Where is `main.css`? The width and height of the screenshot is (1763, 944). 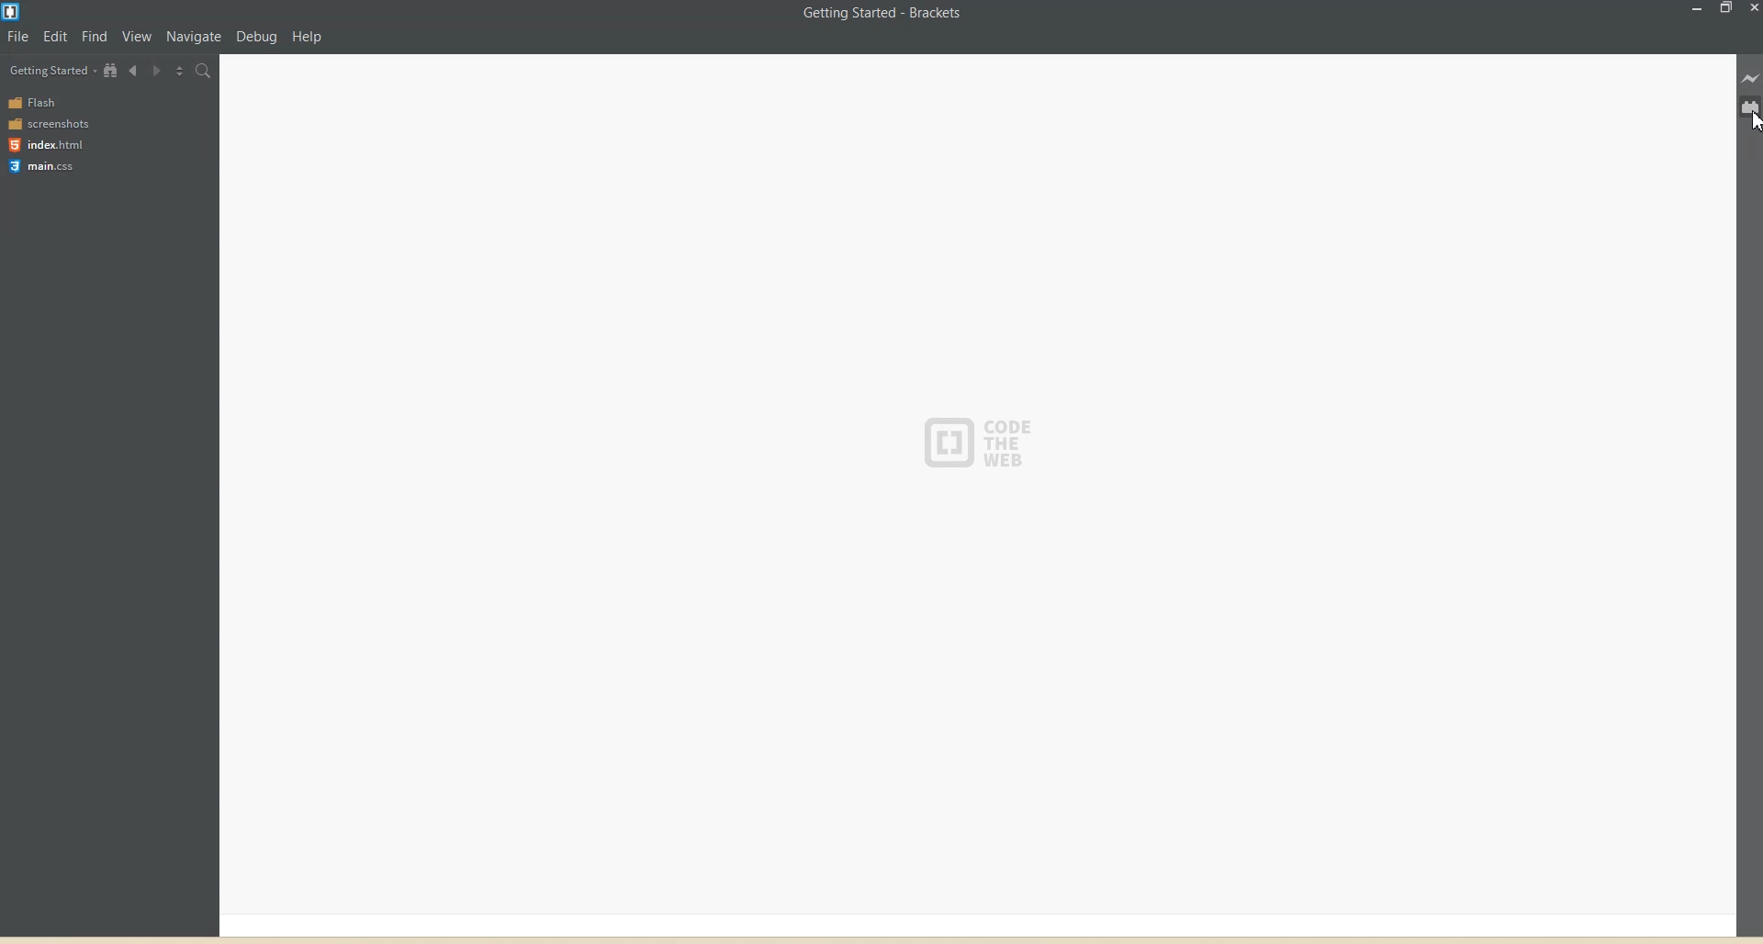 main.css is located at coordinates (46, 166).